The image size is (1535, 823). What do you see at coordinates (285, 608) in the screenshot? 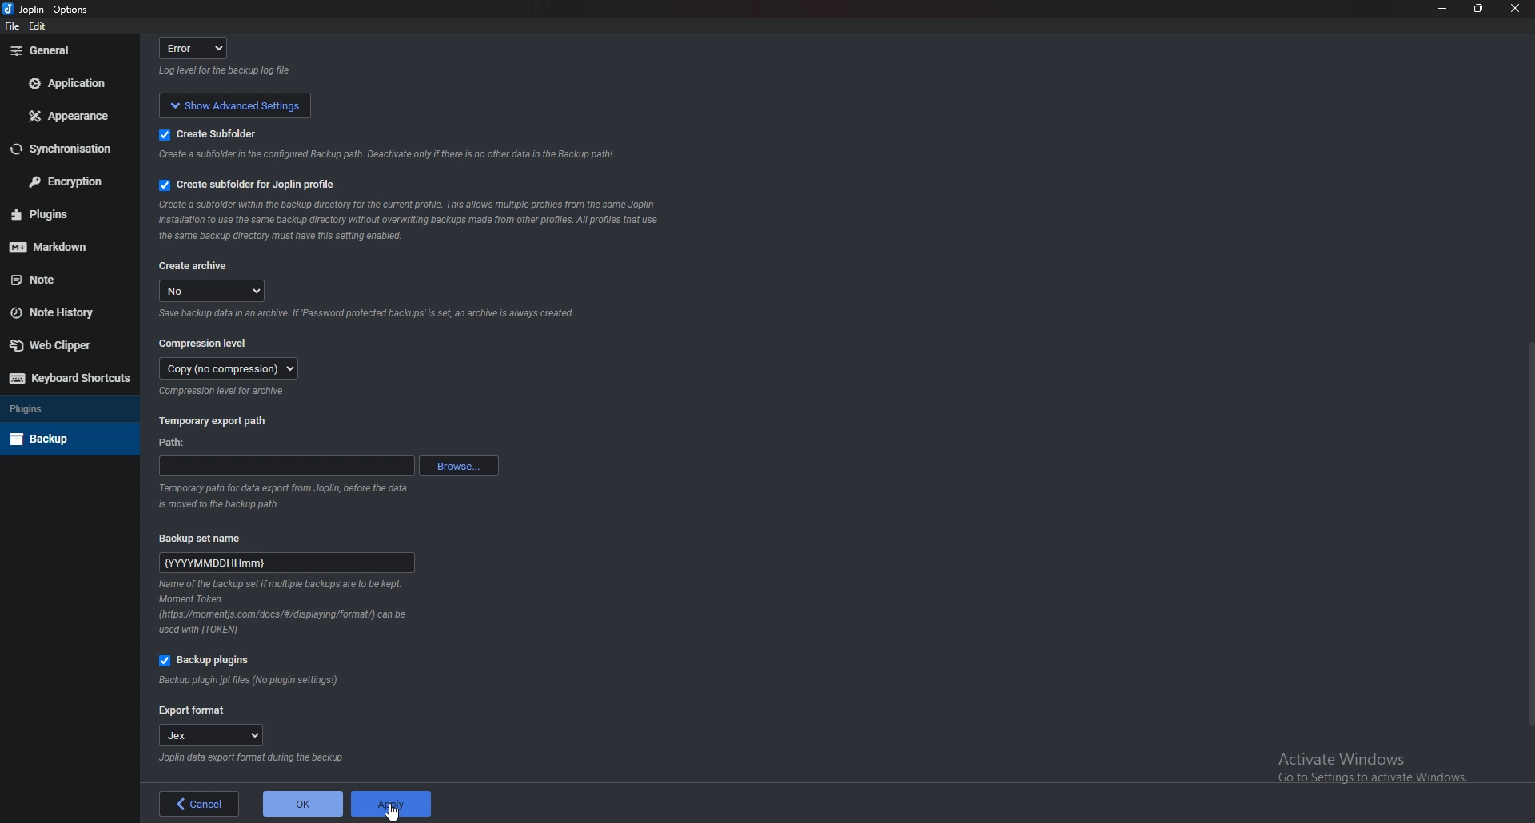
I see `Info` at bounding box center [285, 608].